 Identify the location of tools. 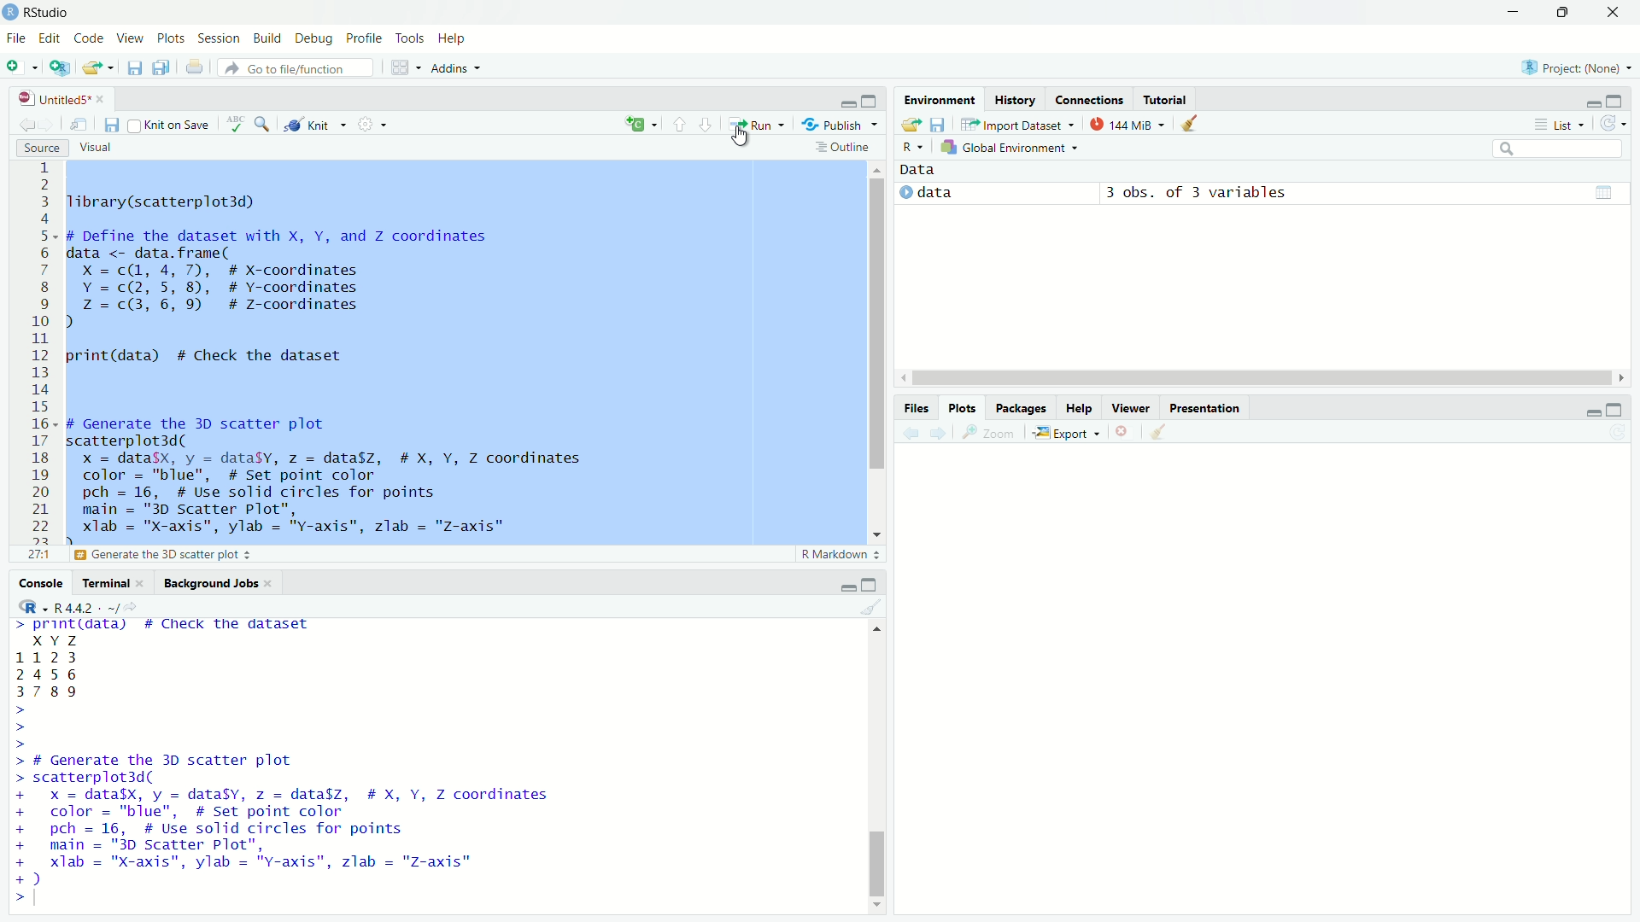
(410, 37).